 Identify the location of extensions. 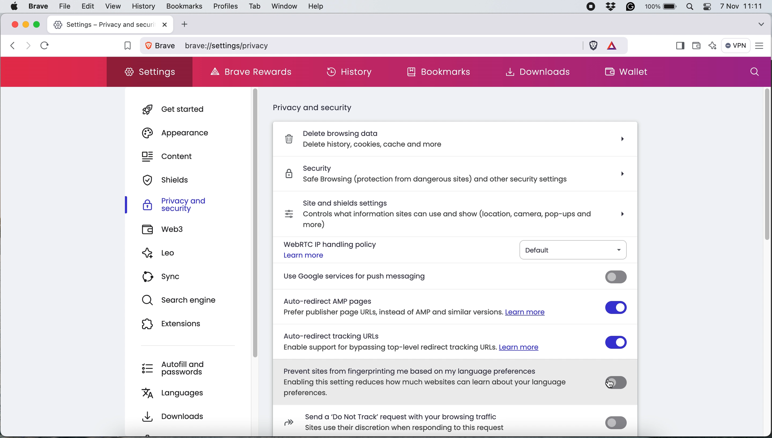
(177, 324).